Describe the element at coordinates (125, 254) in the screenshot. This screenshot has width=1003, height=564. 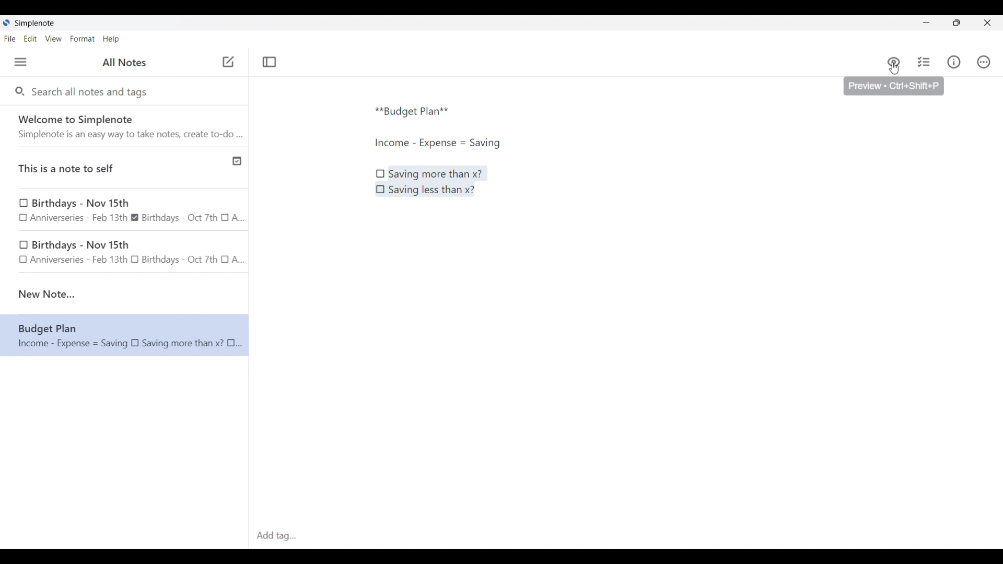
I see `birthday note` at that location.